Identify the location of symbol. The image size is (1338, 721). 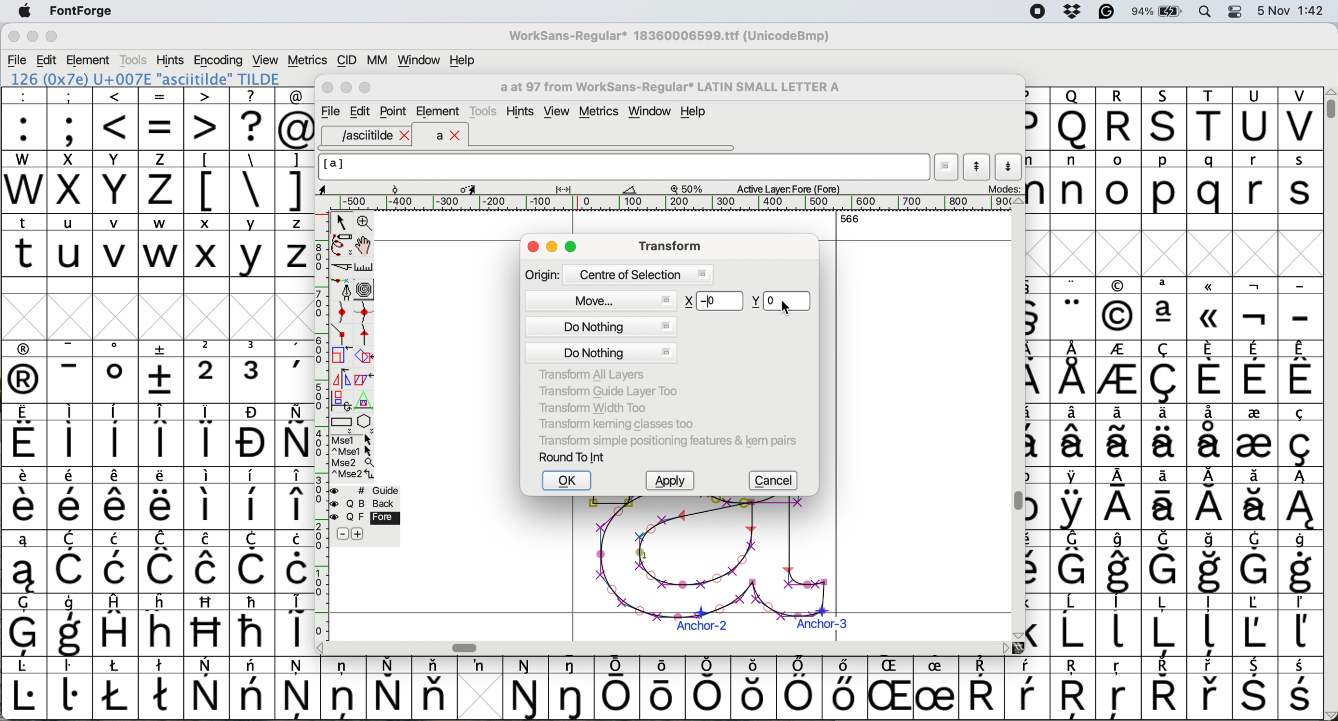
(1163, 624).